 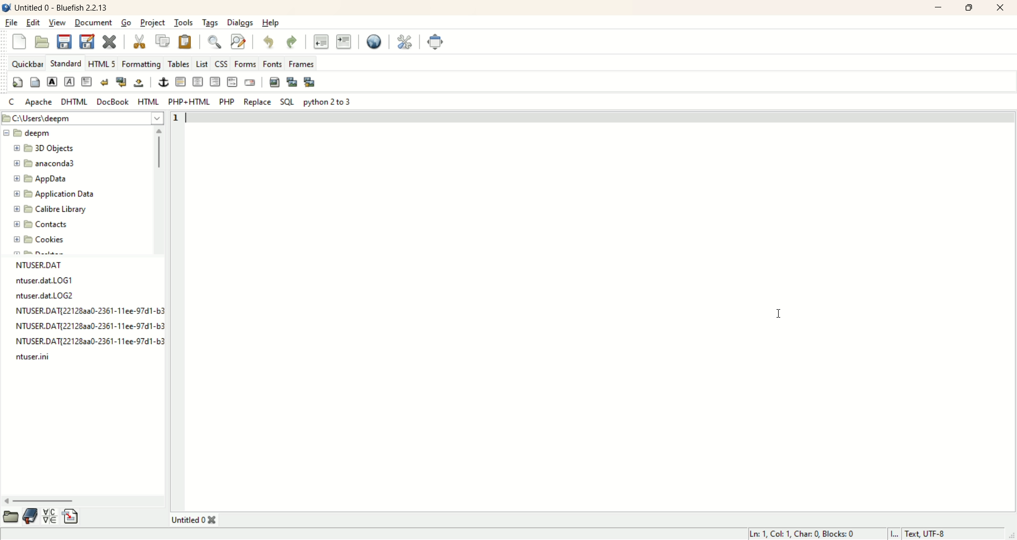 I want to click on close current file, so click(x=110, y=41).